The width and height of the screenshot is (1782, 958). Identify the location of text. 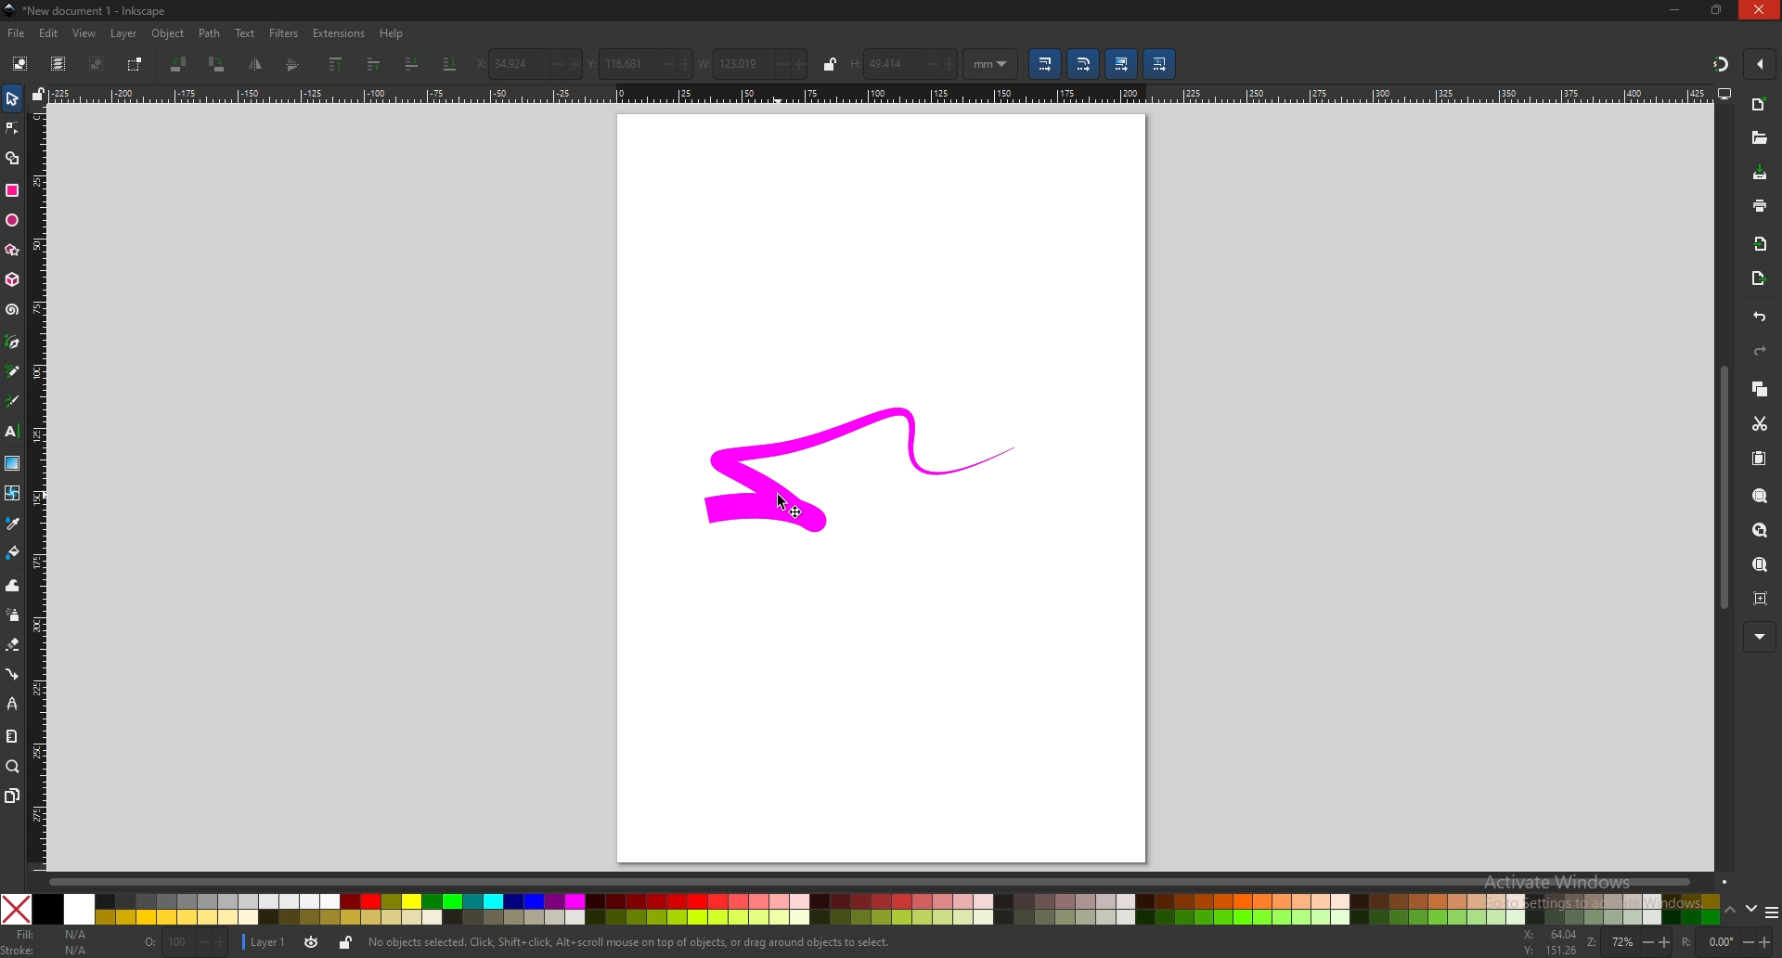
(247, 32).